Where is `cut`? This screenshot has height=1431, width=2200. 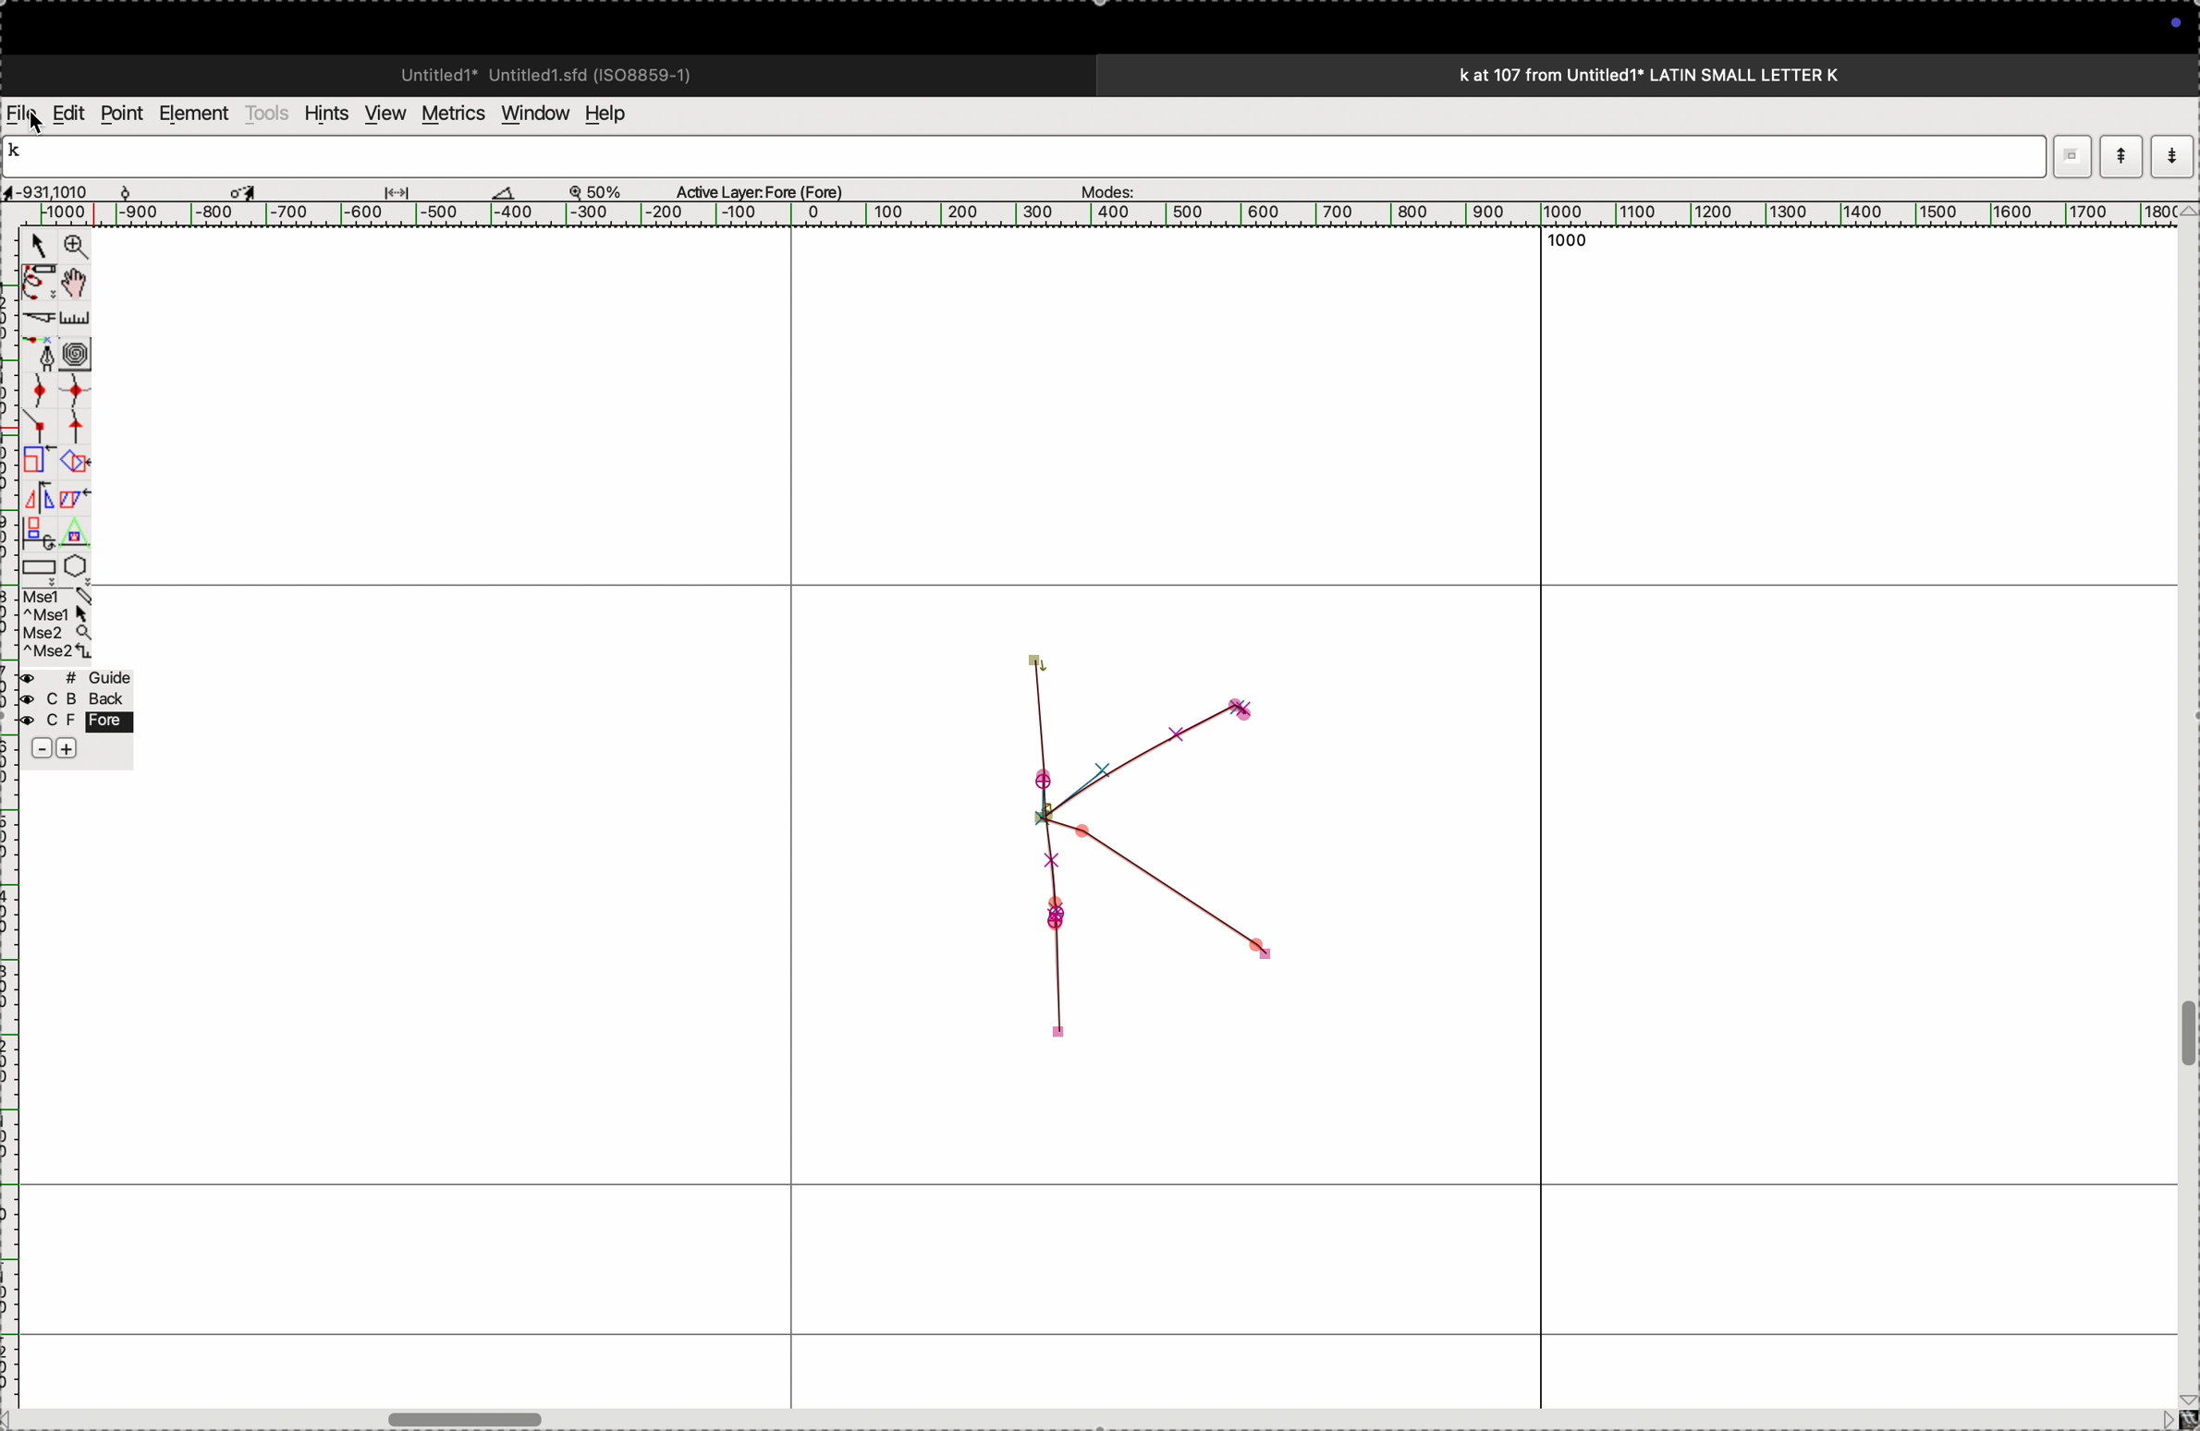 cut is located at coordinates (36, 318).